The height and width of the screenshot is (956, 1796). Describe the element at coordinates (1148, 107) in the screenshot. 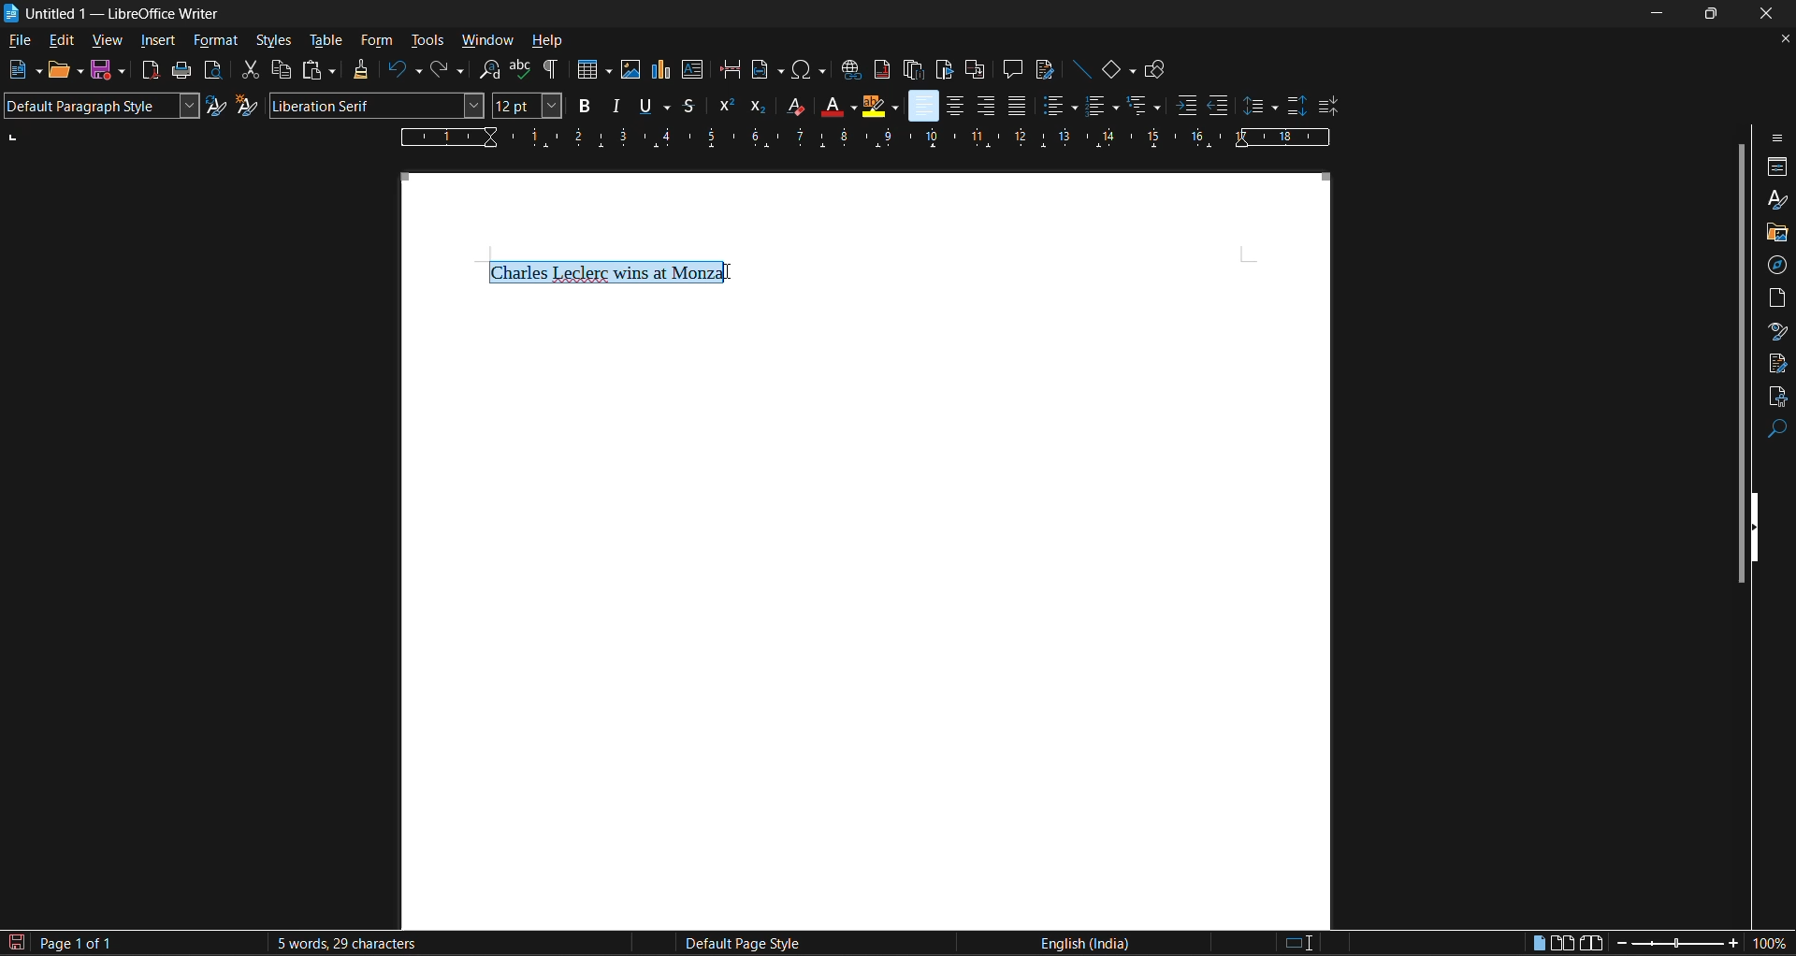

I see `select outline format` at that location.